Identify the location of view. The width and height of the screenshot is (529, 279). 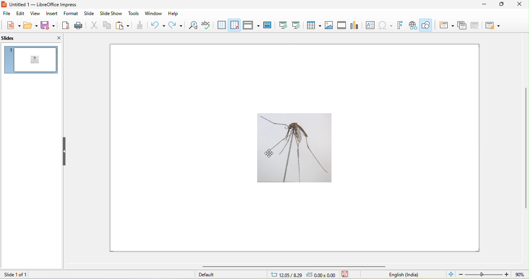
(36, 14).